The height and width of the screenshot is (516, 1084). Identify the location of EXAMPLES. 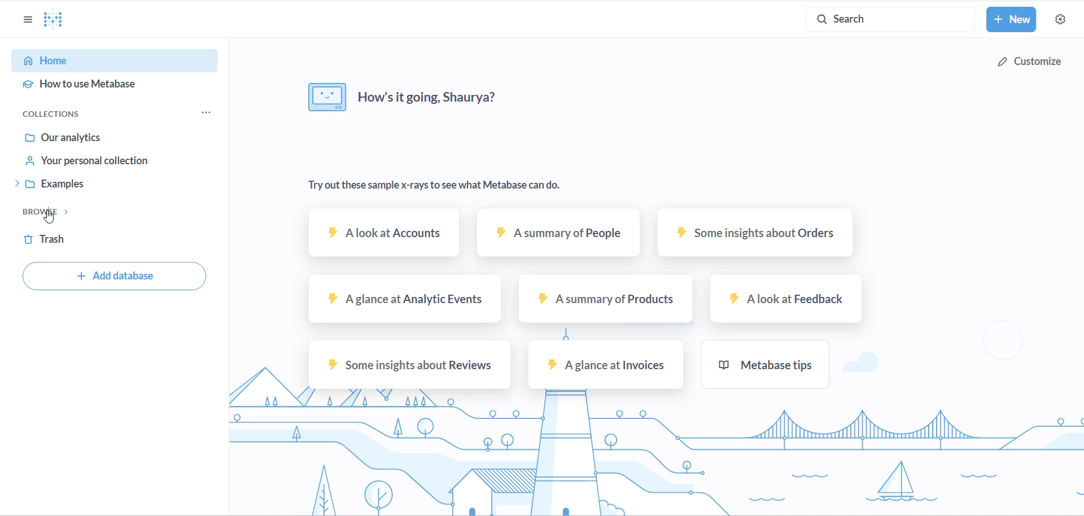
(84, 186).